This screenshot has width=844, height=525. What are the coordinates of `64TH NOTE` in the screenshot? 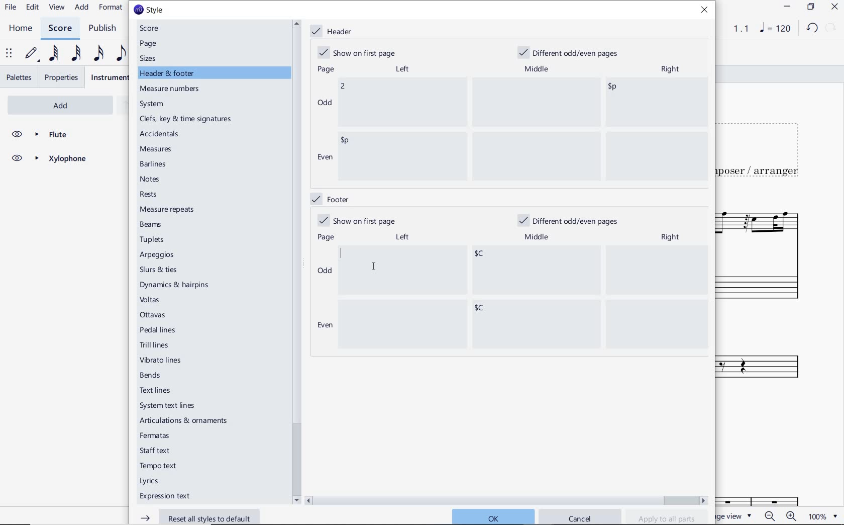 It's located at (52, 54).